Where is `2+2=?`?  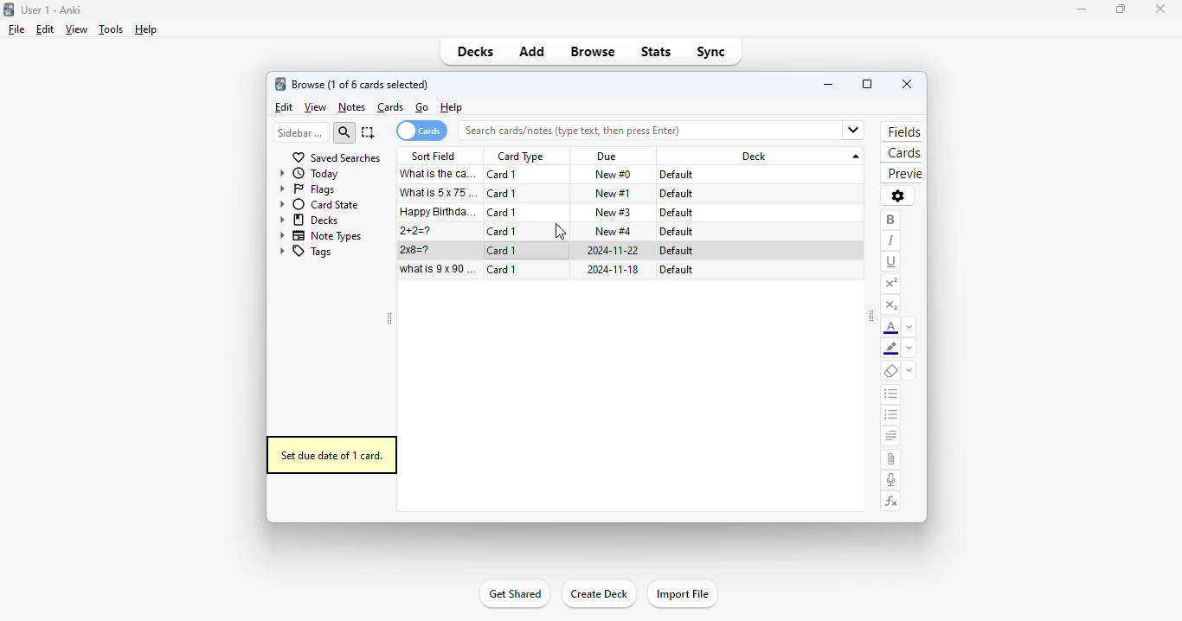 2+2=? is located at coordinates (417, 231).